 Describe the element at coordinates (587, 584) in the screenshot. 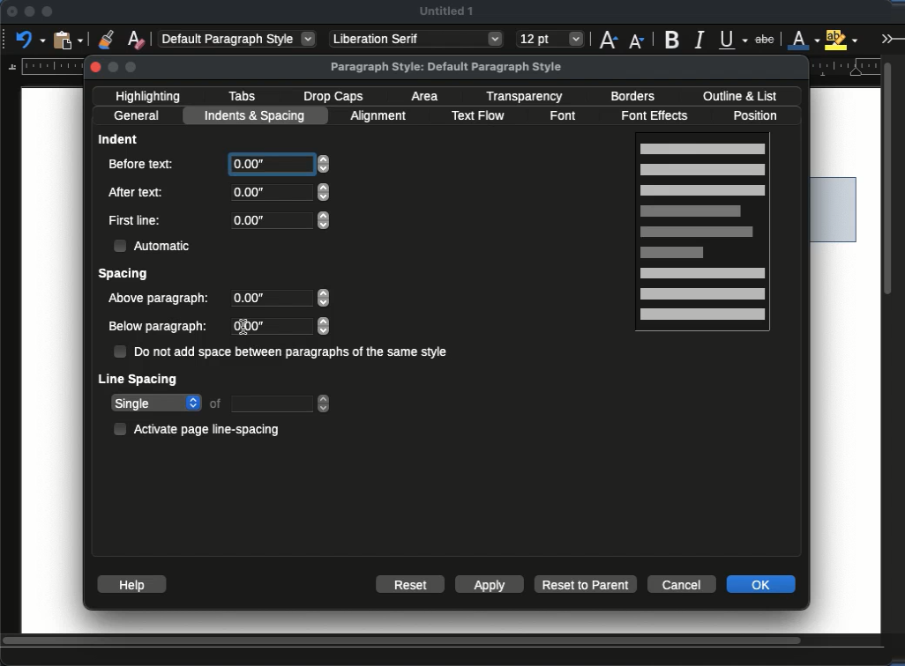

I see `reset to parent` at that location.